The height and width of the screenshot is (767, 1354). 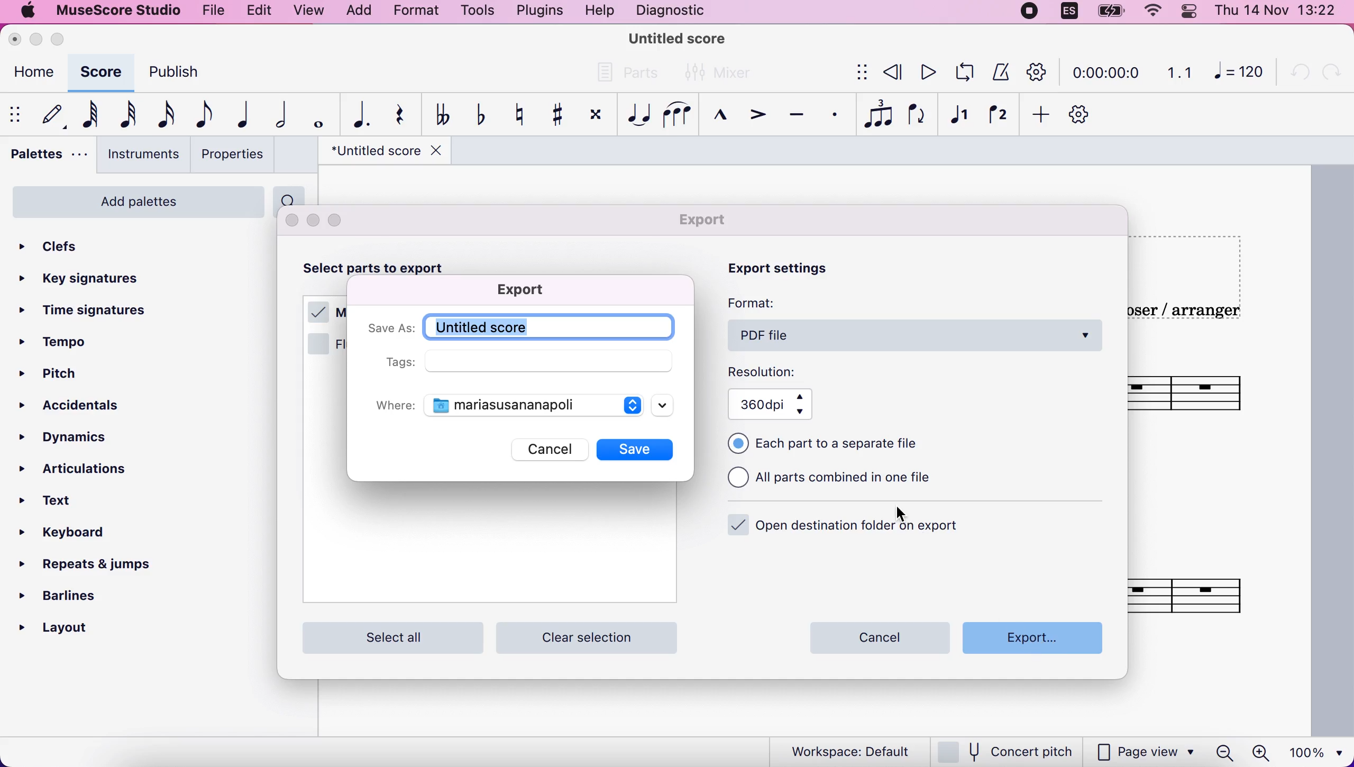 I want to click on properties, so click(x=231, y=156).